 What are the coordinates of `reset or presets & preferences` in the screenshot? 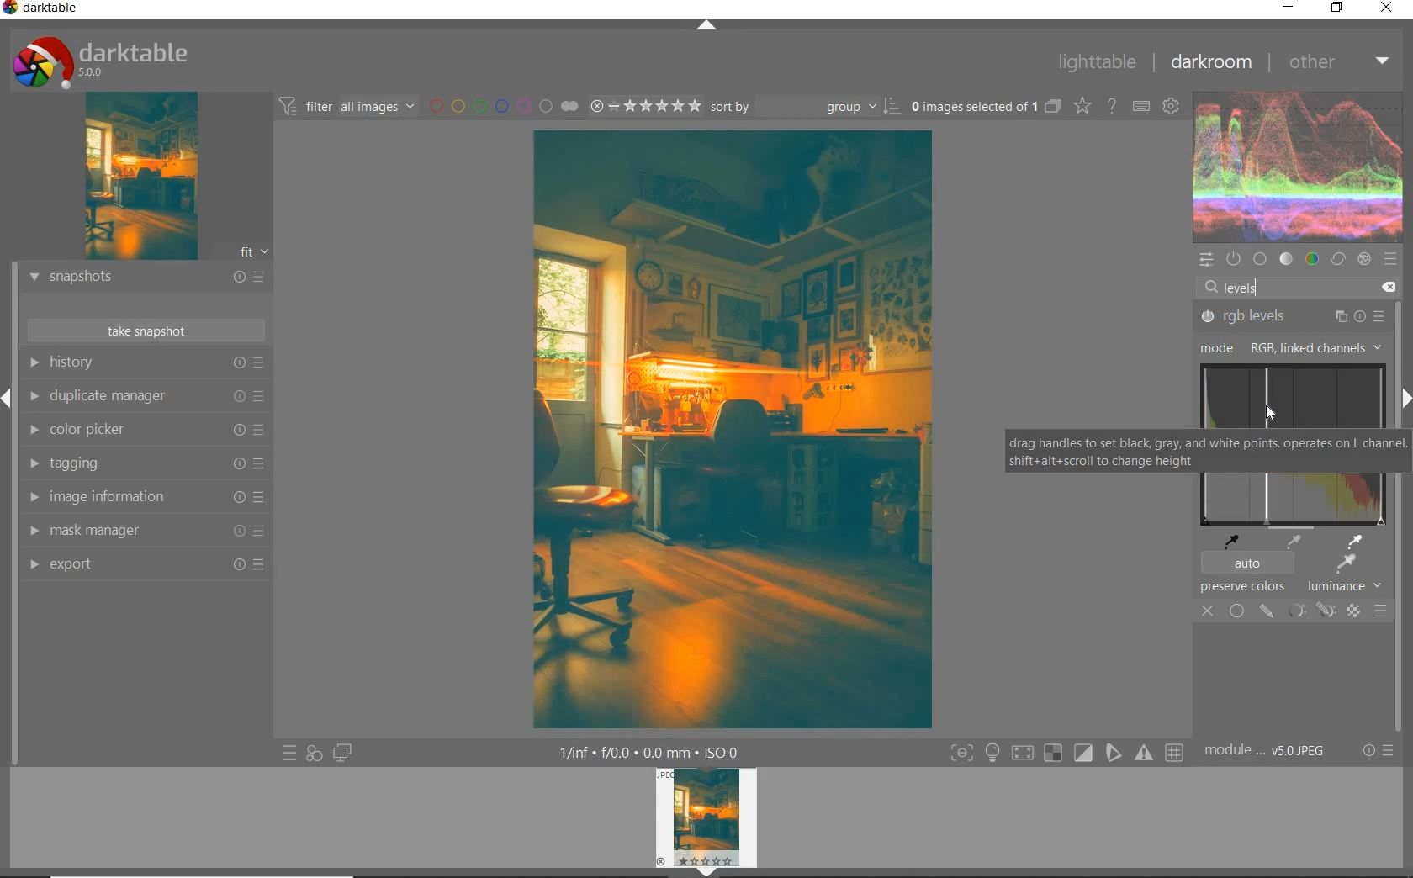 It's located at (1378, 750).